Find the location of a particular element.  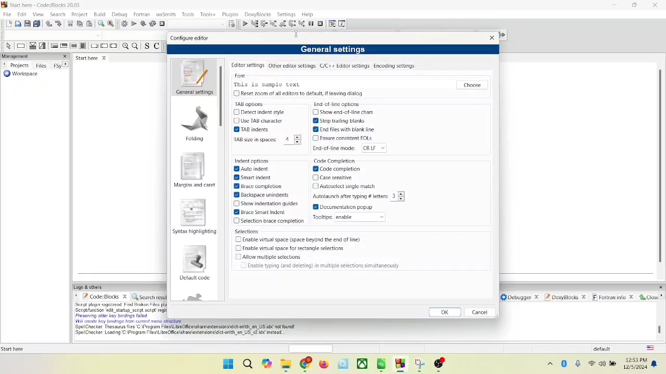

zoom in is located at coordinates (125, 47).